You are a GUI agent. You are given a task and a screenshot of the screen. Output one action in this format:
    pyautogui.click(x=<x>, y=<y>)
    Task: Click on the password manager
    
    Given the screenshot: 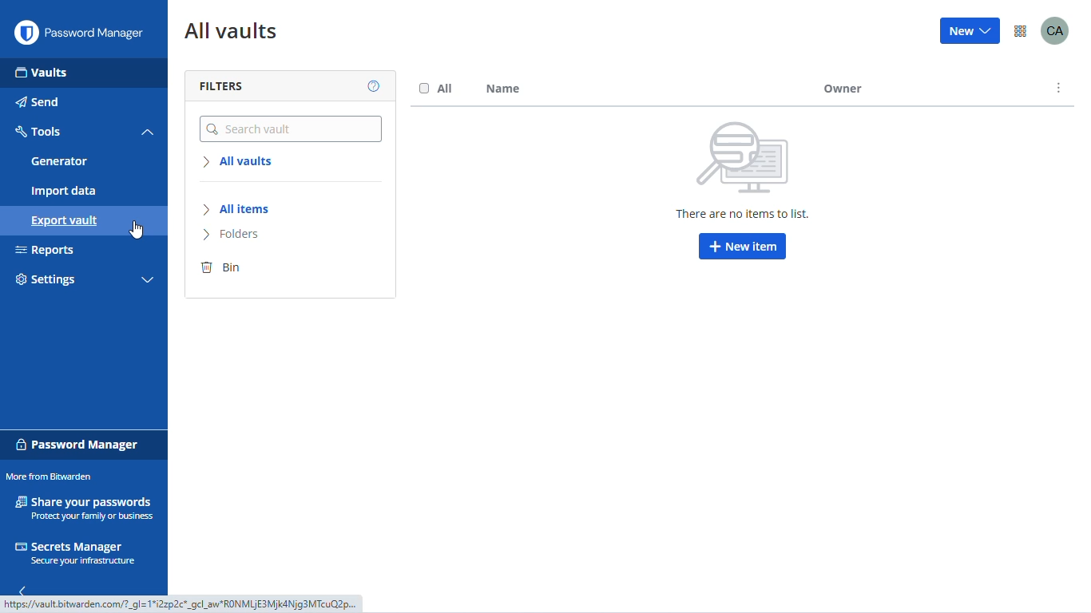 What is the action you would take?
    pyautogui.click(x=78, y=443)
    